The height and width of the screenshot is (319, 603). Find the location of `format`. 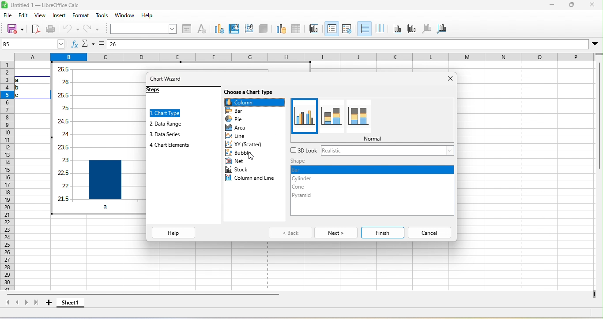

format is located at coordinates (79, 16).